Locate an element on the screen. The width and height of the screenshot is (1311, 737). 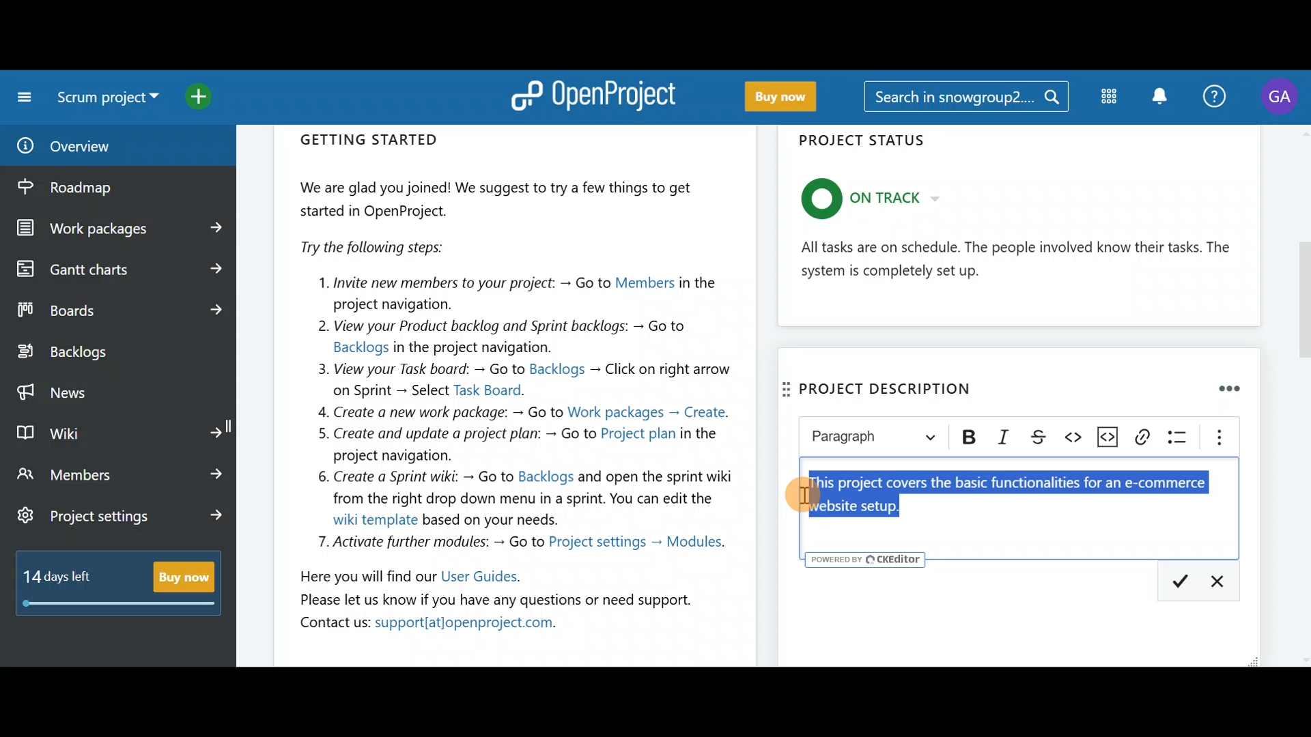
OpenProject is located at coordinates (597, 94).